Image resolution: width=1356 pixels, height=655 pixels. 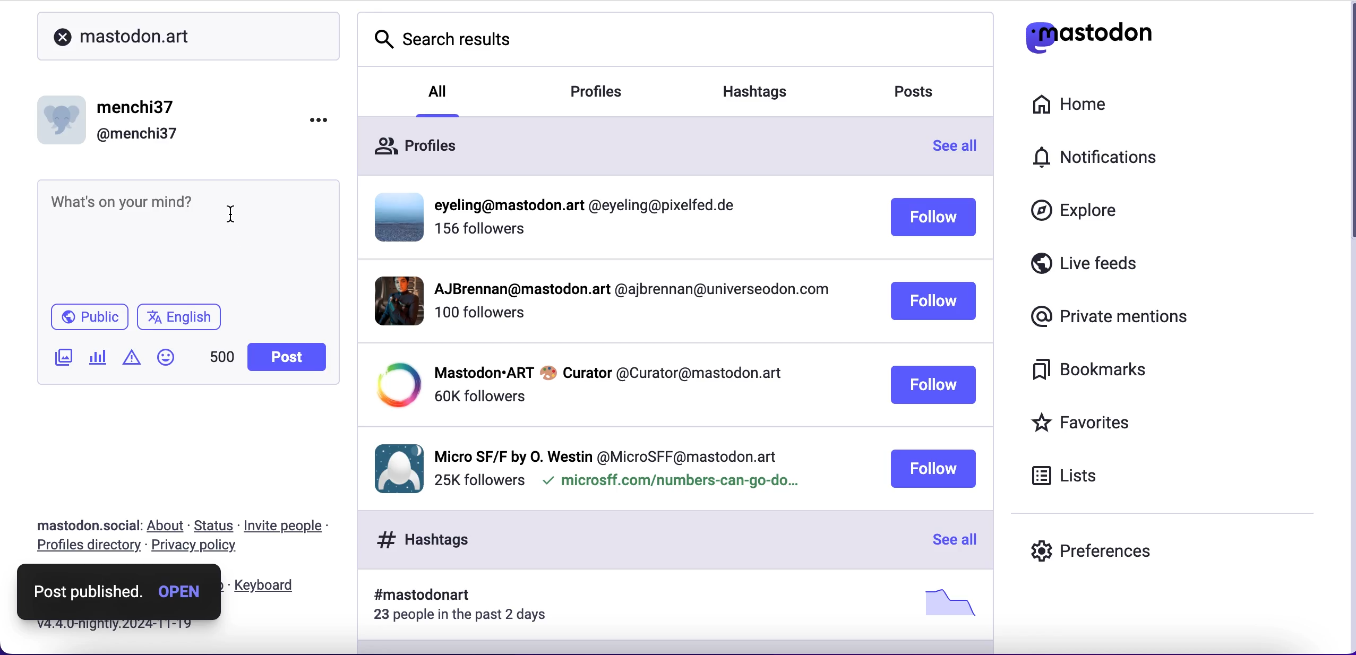 I want to click on options, so click(x=320, y=119).